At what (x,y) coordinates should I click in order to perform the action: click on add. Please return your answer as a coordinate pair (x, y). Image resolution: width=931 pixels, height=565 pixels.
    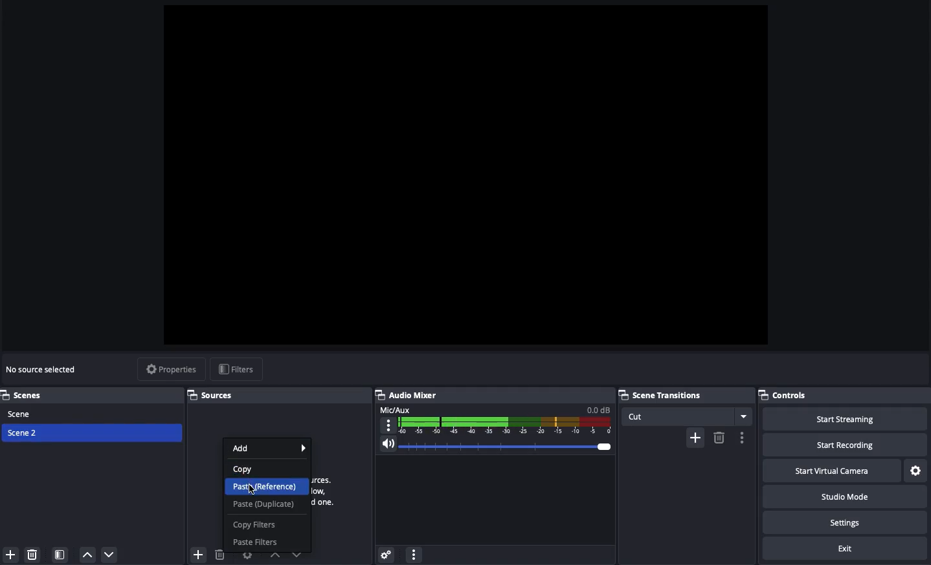
    Looking at the image, I should click on (195, 553).